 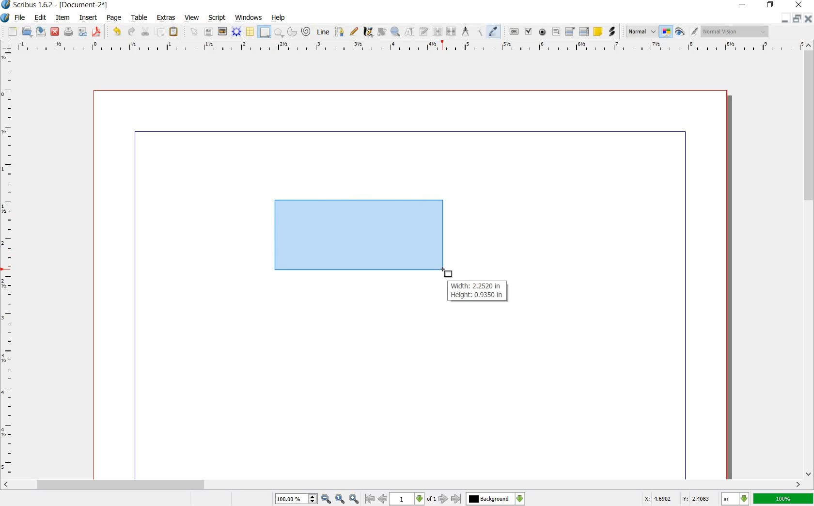 I want to click on SCROLLBAR, so click(x=809, y=260).